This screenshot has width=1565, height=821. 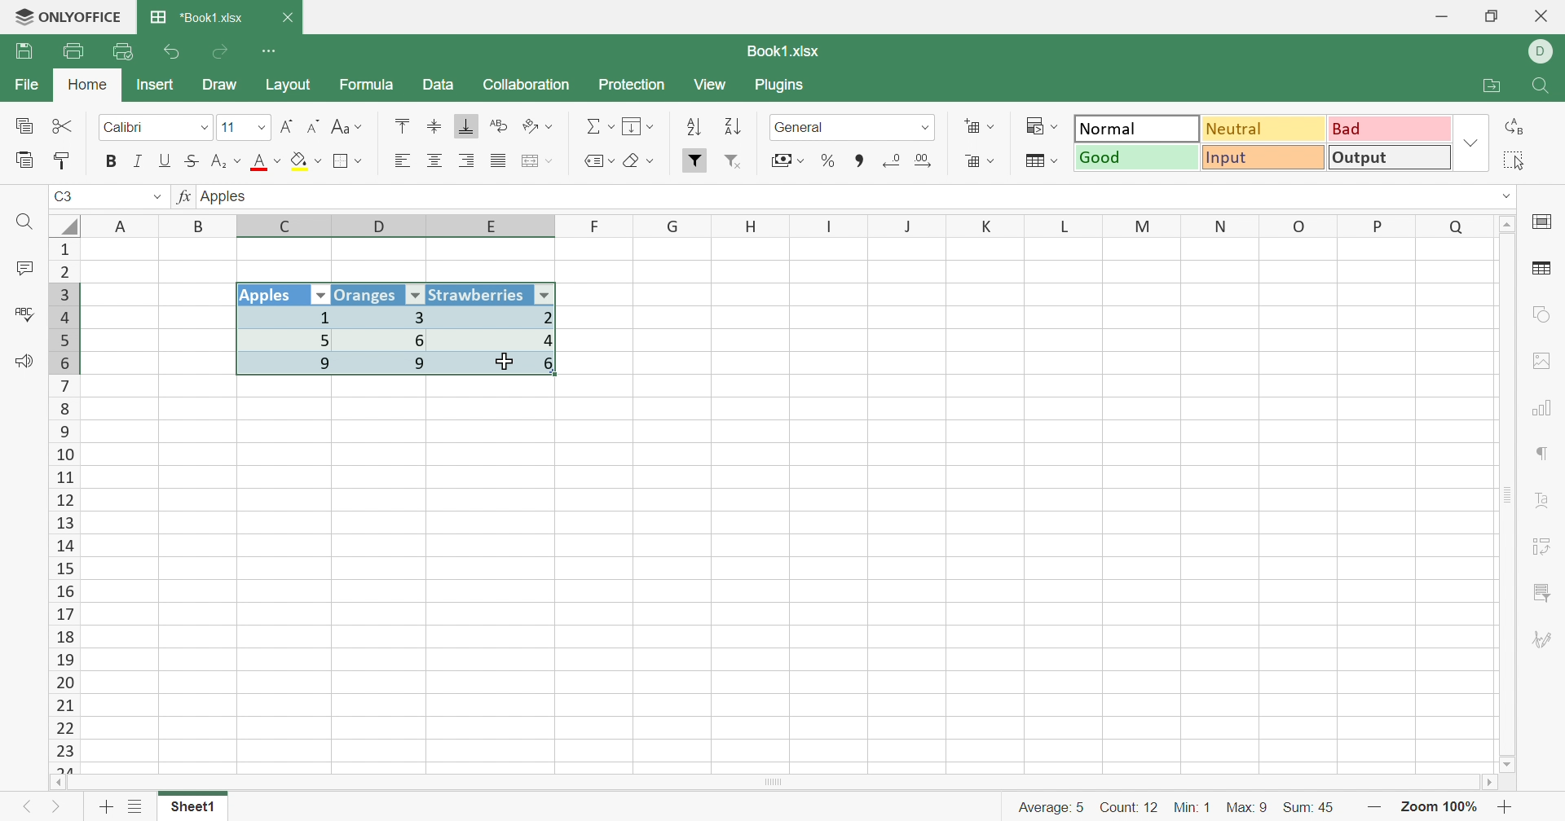 What do you see at coordinates (1143, 226) in the screenshot?
I see `M` at bounding box center [1143, 226].